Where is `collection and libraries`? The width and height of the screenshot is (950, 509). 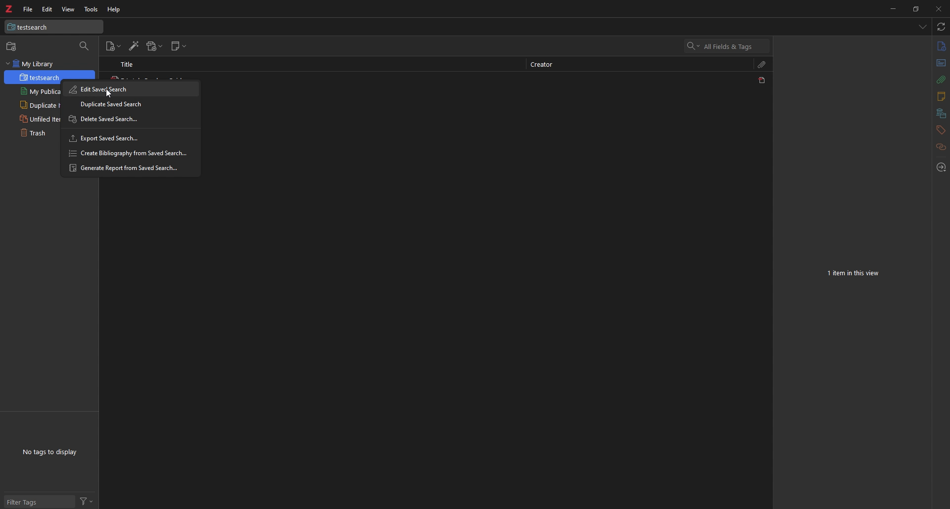
collection and libraries is located at coordinates (941, 114).